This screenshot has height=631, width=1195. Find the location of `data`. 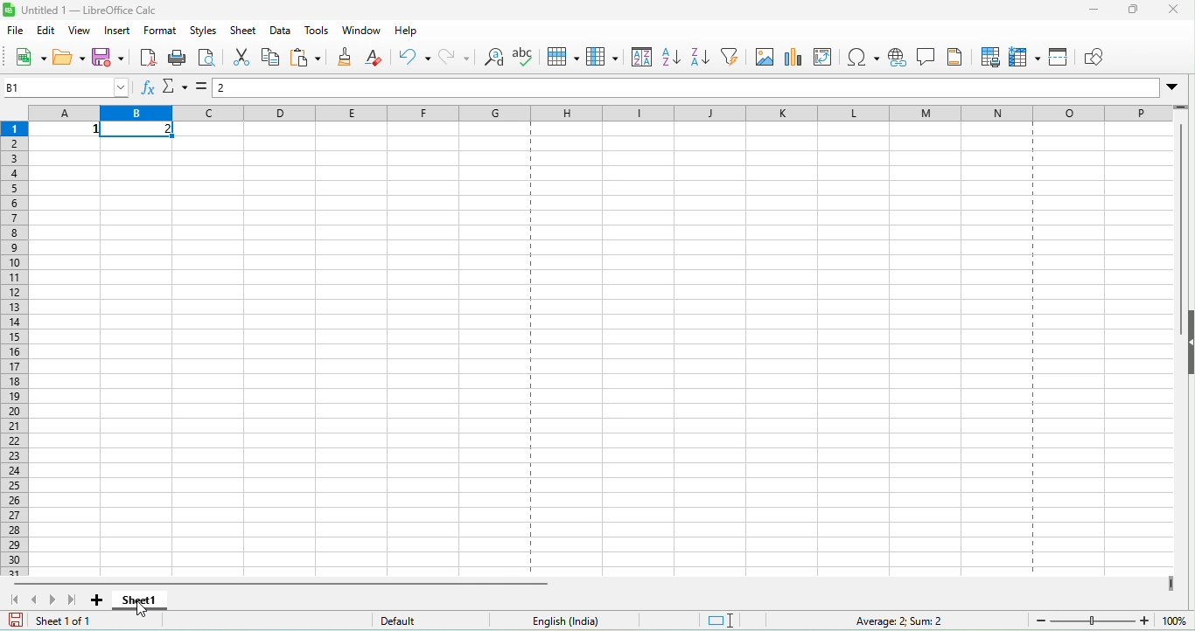

data is located at coordinates (279, 29).